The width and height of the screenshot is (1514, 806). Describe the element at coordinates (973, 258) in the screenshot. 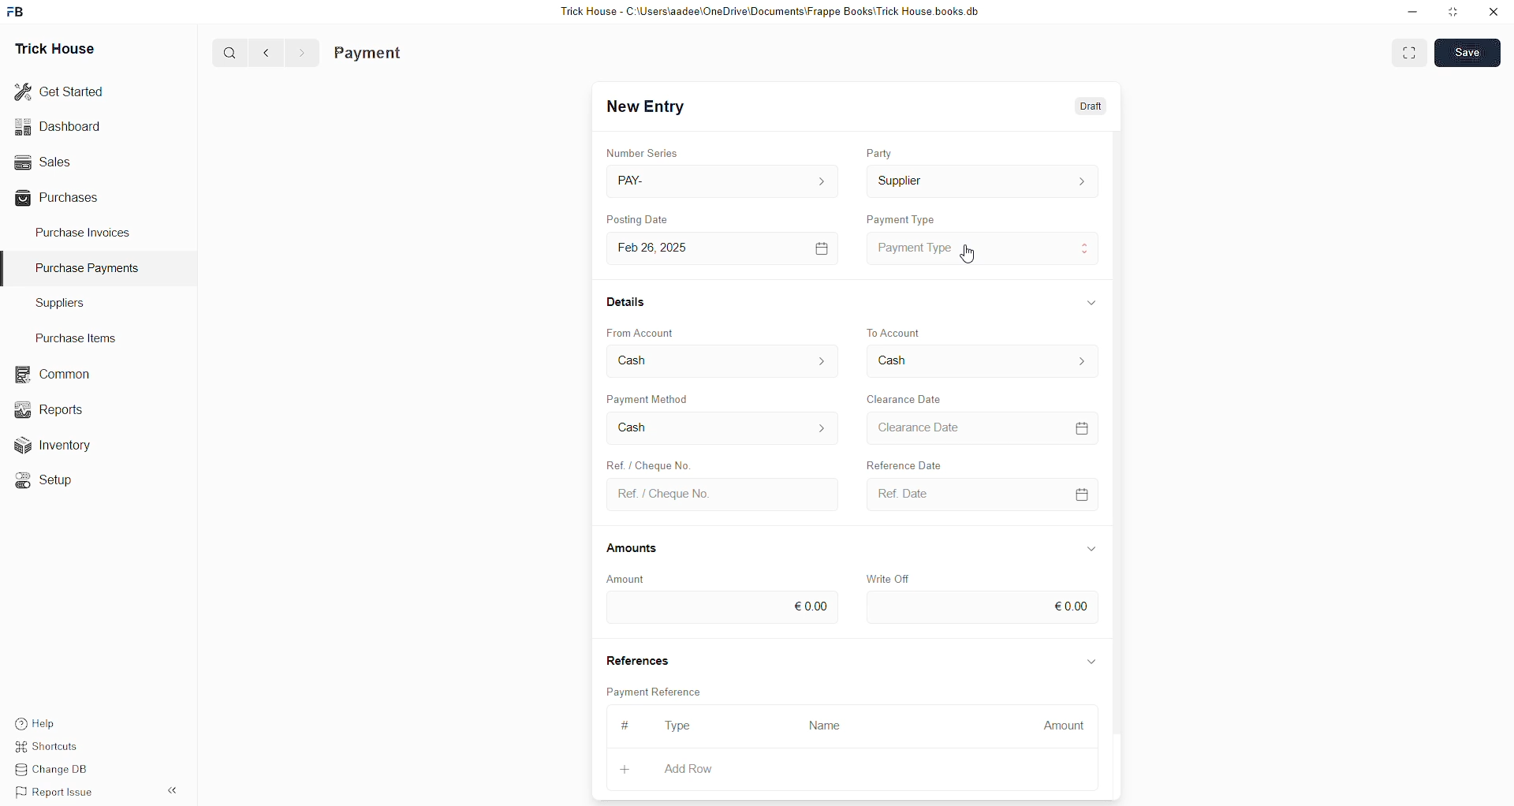

I see `cursor` at that location.